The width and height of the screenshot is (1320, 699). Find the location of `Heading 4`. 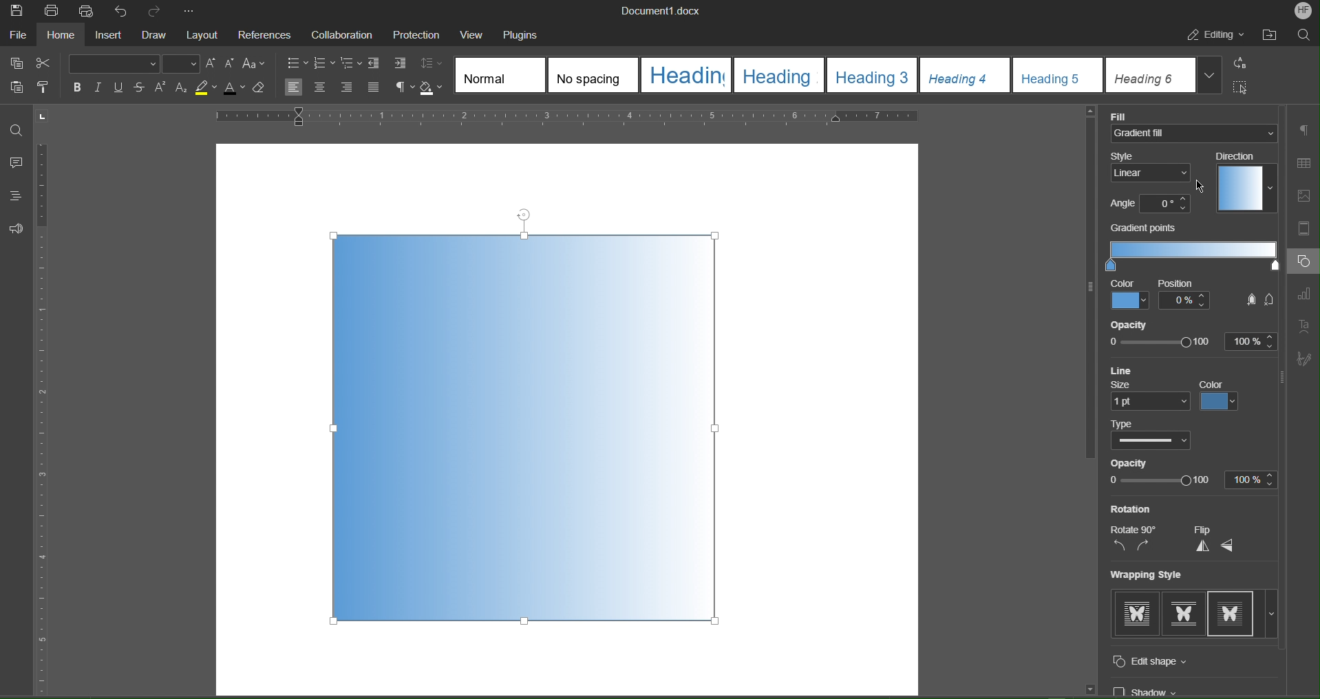

Heading 4 is located at coordinates (963, 75).